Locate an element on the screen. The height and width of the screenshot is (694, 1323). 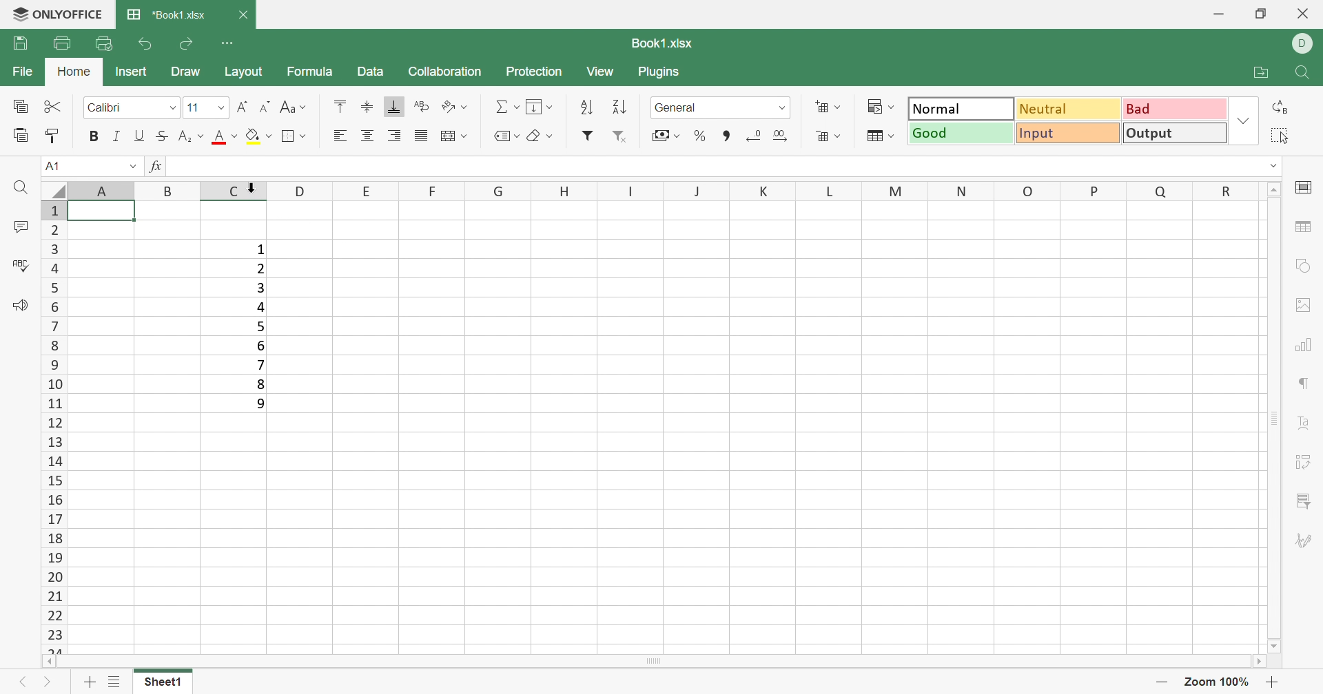
Next is located at coordinates (50, 684).